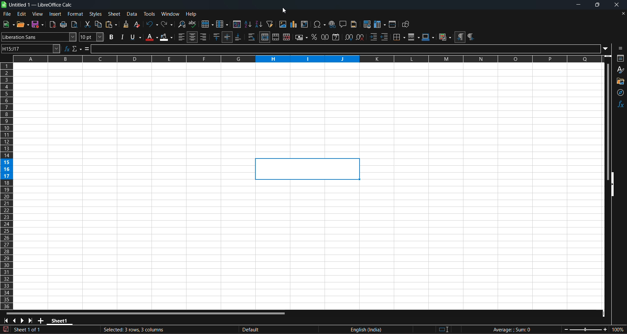 The height and width of the screenshot is (334, 627). I want to click on The document has been modified. Click to save, so click(6, 329).